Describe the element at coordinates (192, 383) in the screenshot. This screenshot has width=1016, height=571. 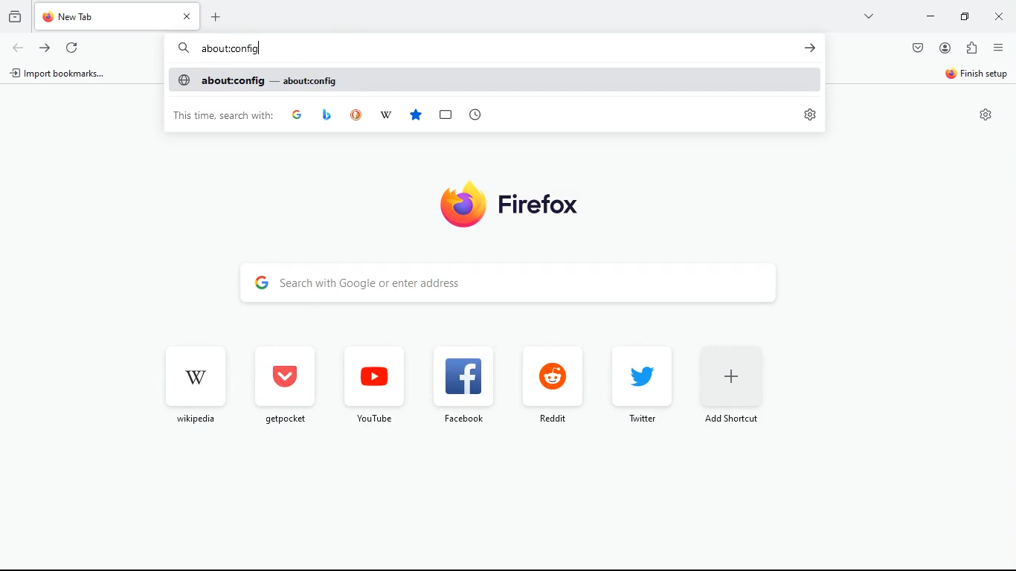
I see `wikipedia` at that location.